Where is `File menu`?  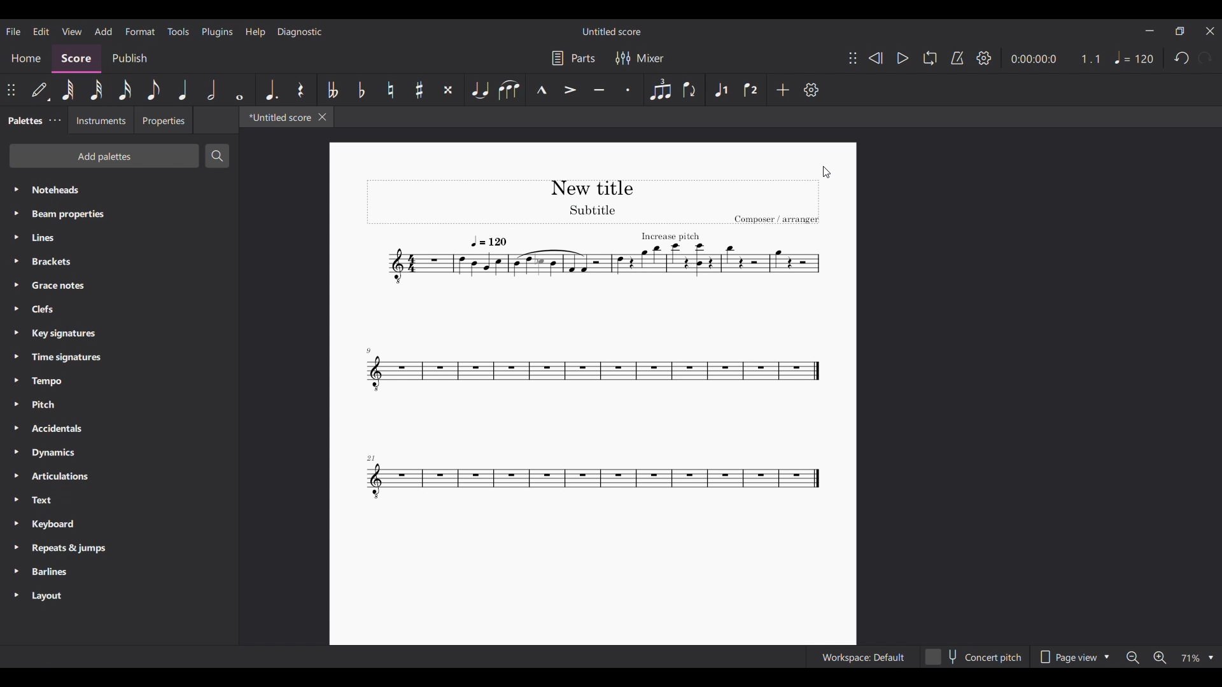
File menu is located at coordinates (13, 31).